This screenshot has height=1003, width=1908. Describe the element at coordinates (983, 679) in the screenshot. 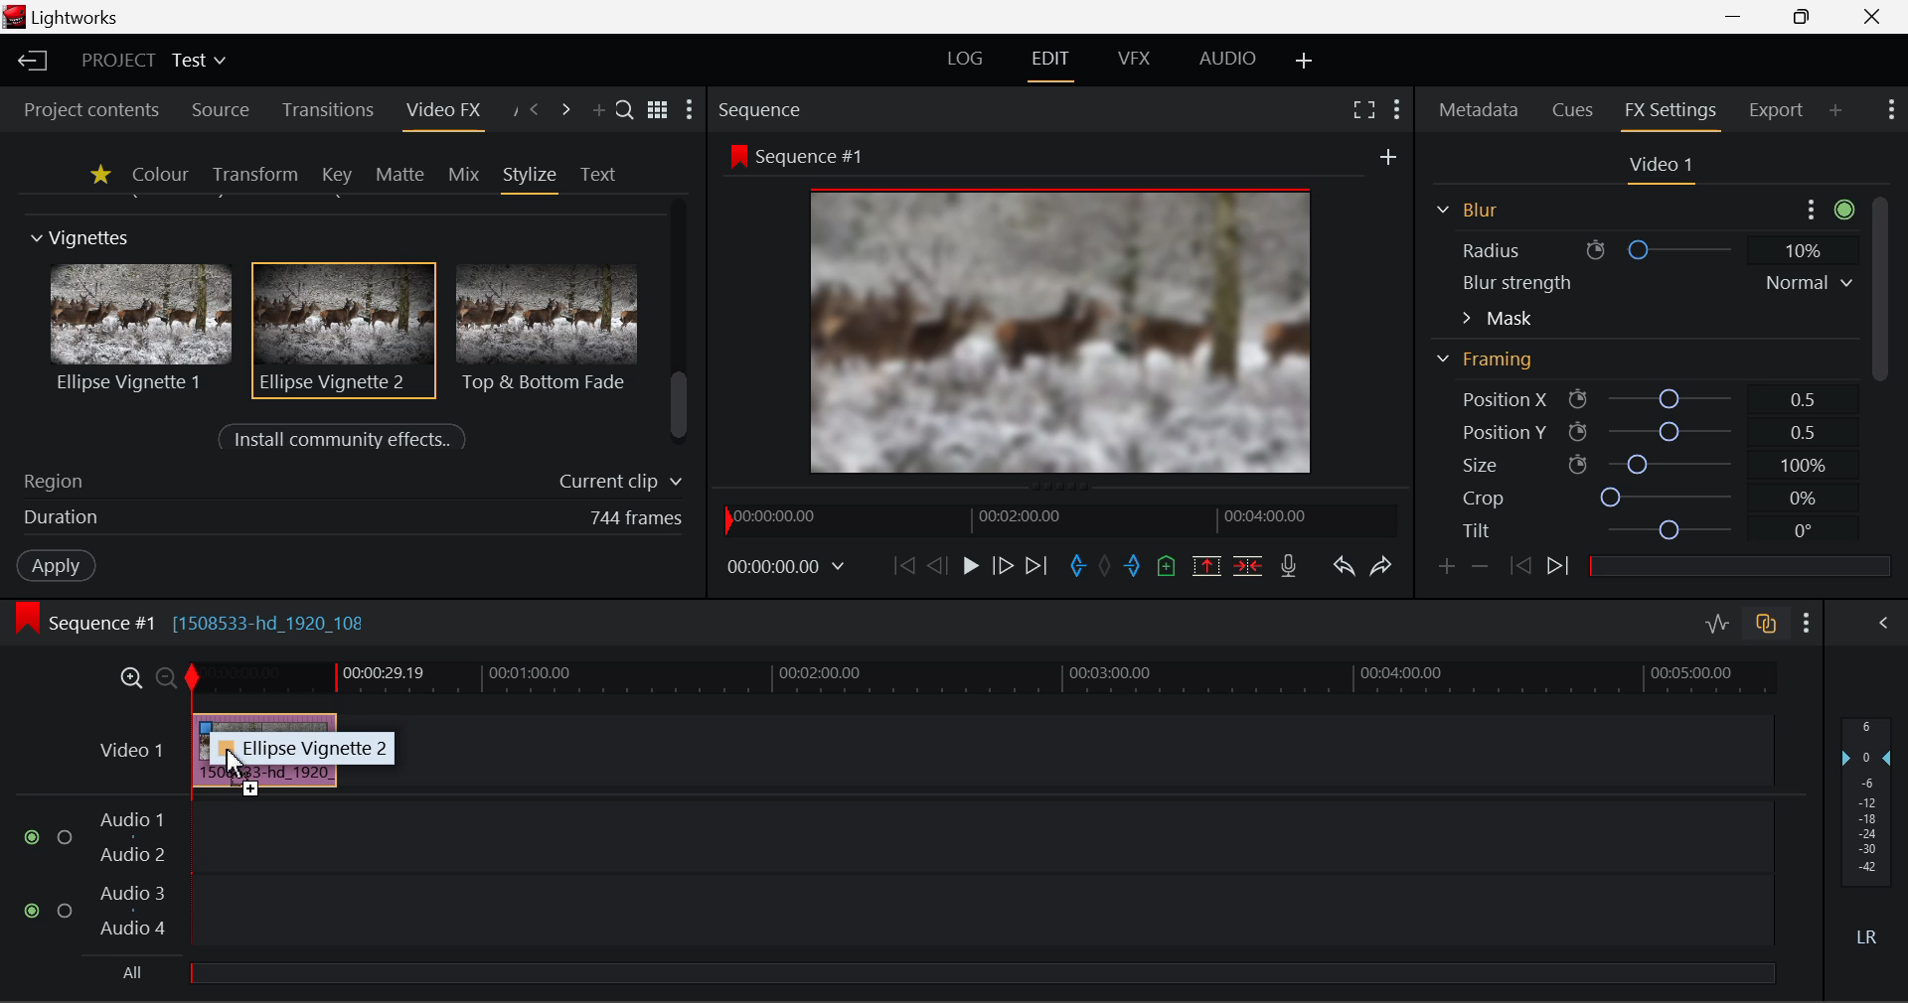

I see `Project Timeline` at that location.